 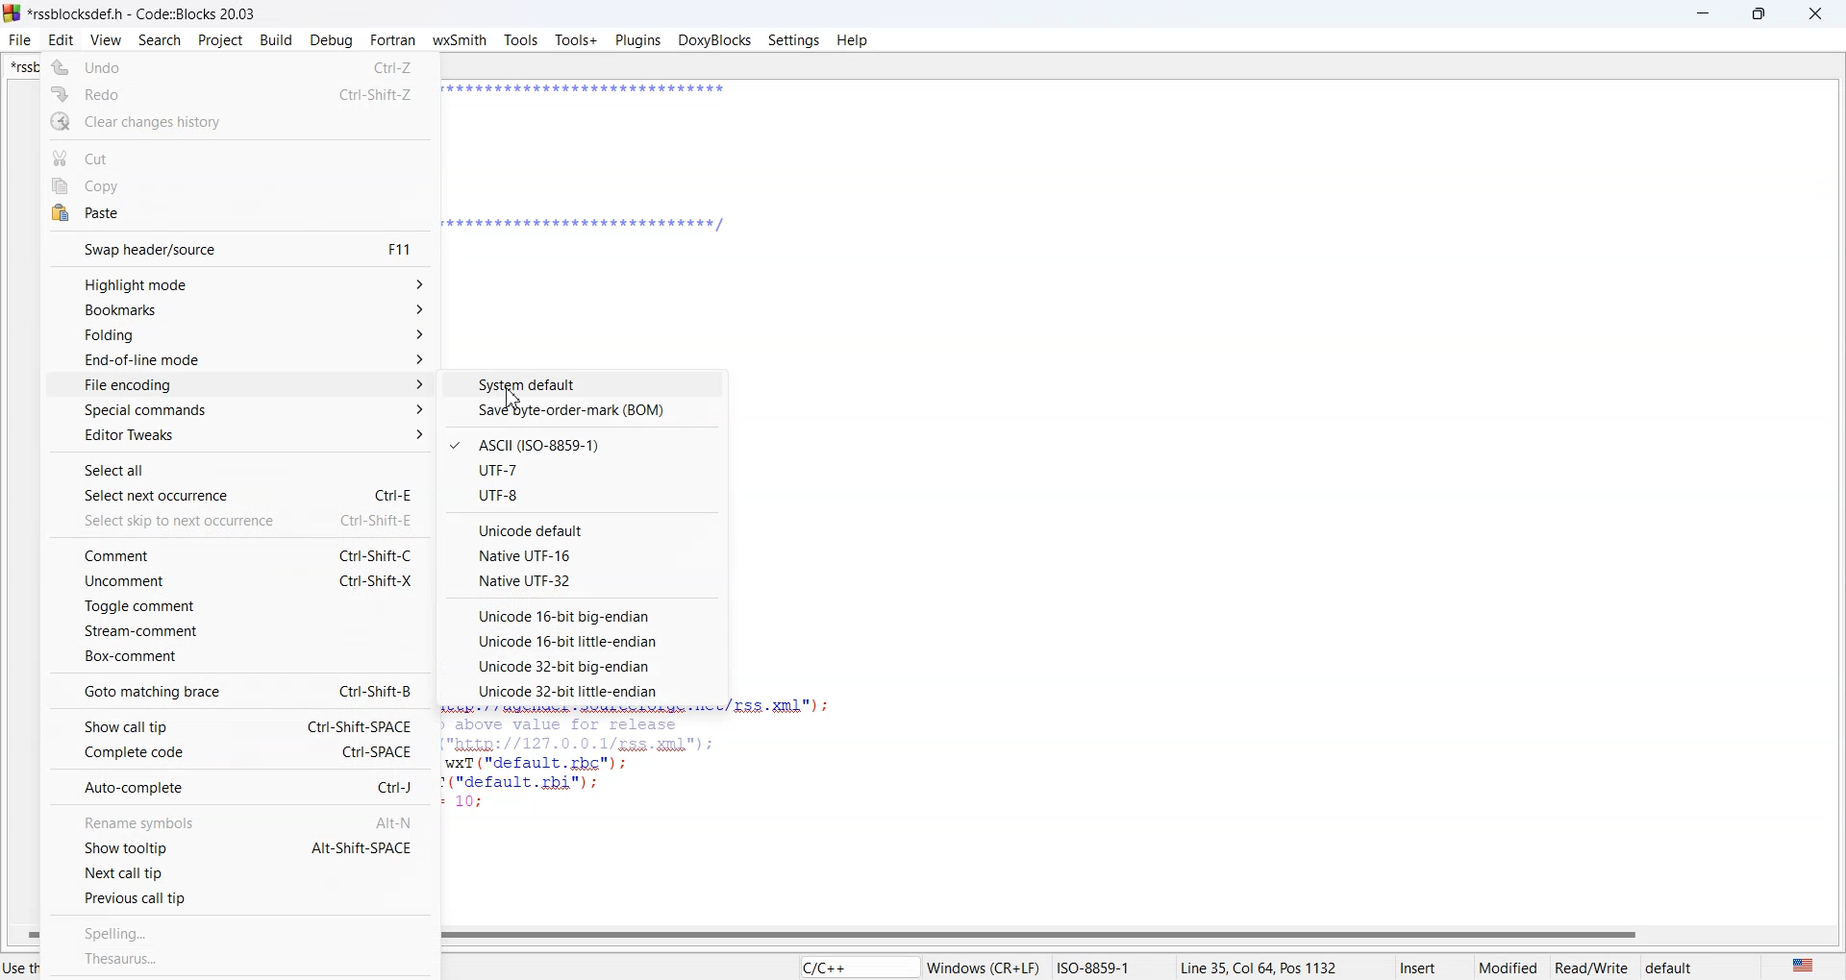 What do you see at coordinates (586, 383) in the screenshot?
I see `System default` at bounding box center [586, 383].